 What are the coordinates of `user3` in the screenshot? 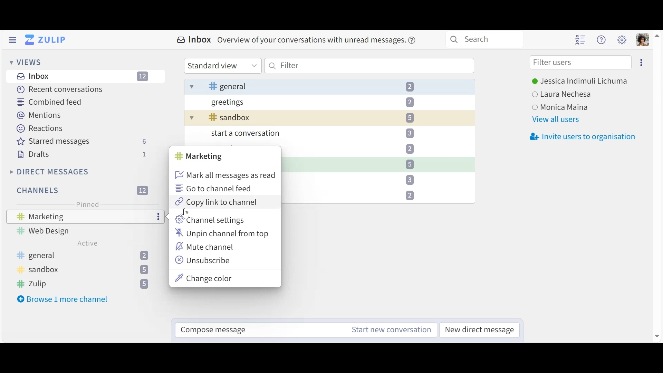 It's located at (564, 107).